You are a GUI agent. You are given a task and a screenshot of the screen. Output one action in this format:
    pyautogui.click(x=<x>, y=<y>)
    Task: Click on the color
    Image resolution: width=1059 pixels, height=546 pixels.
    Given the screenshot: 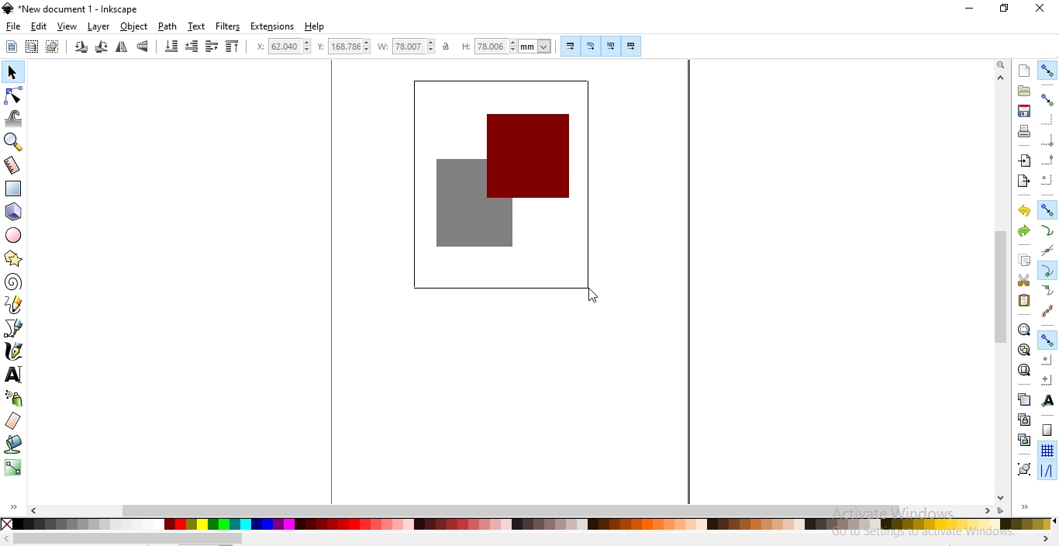 What is the action you would take?
    pyautogui.click(x=526, y=524)
    